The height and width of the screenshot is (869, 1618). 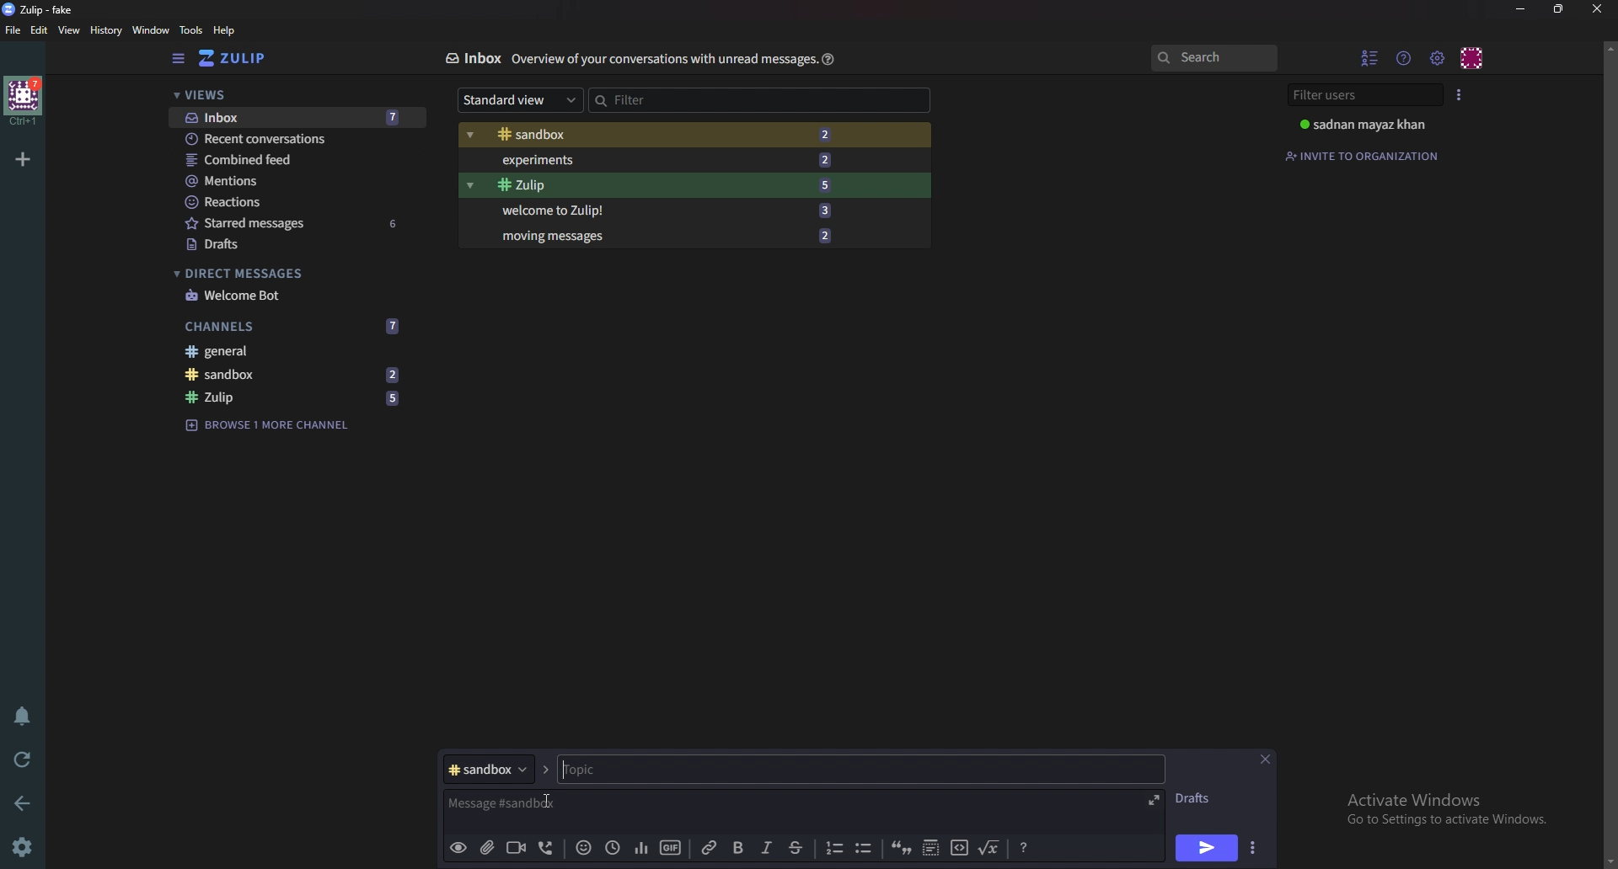 What do you see at coordinates (1198, 798) in the screenshot?
I see `Drafts` at bounding box center [1198, 798].